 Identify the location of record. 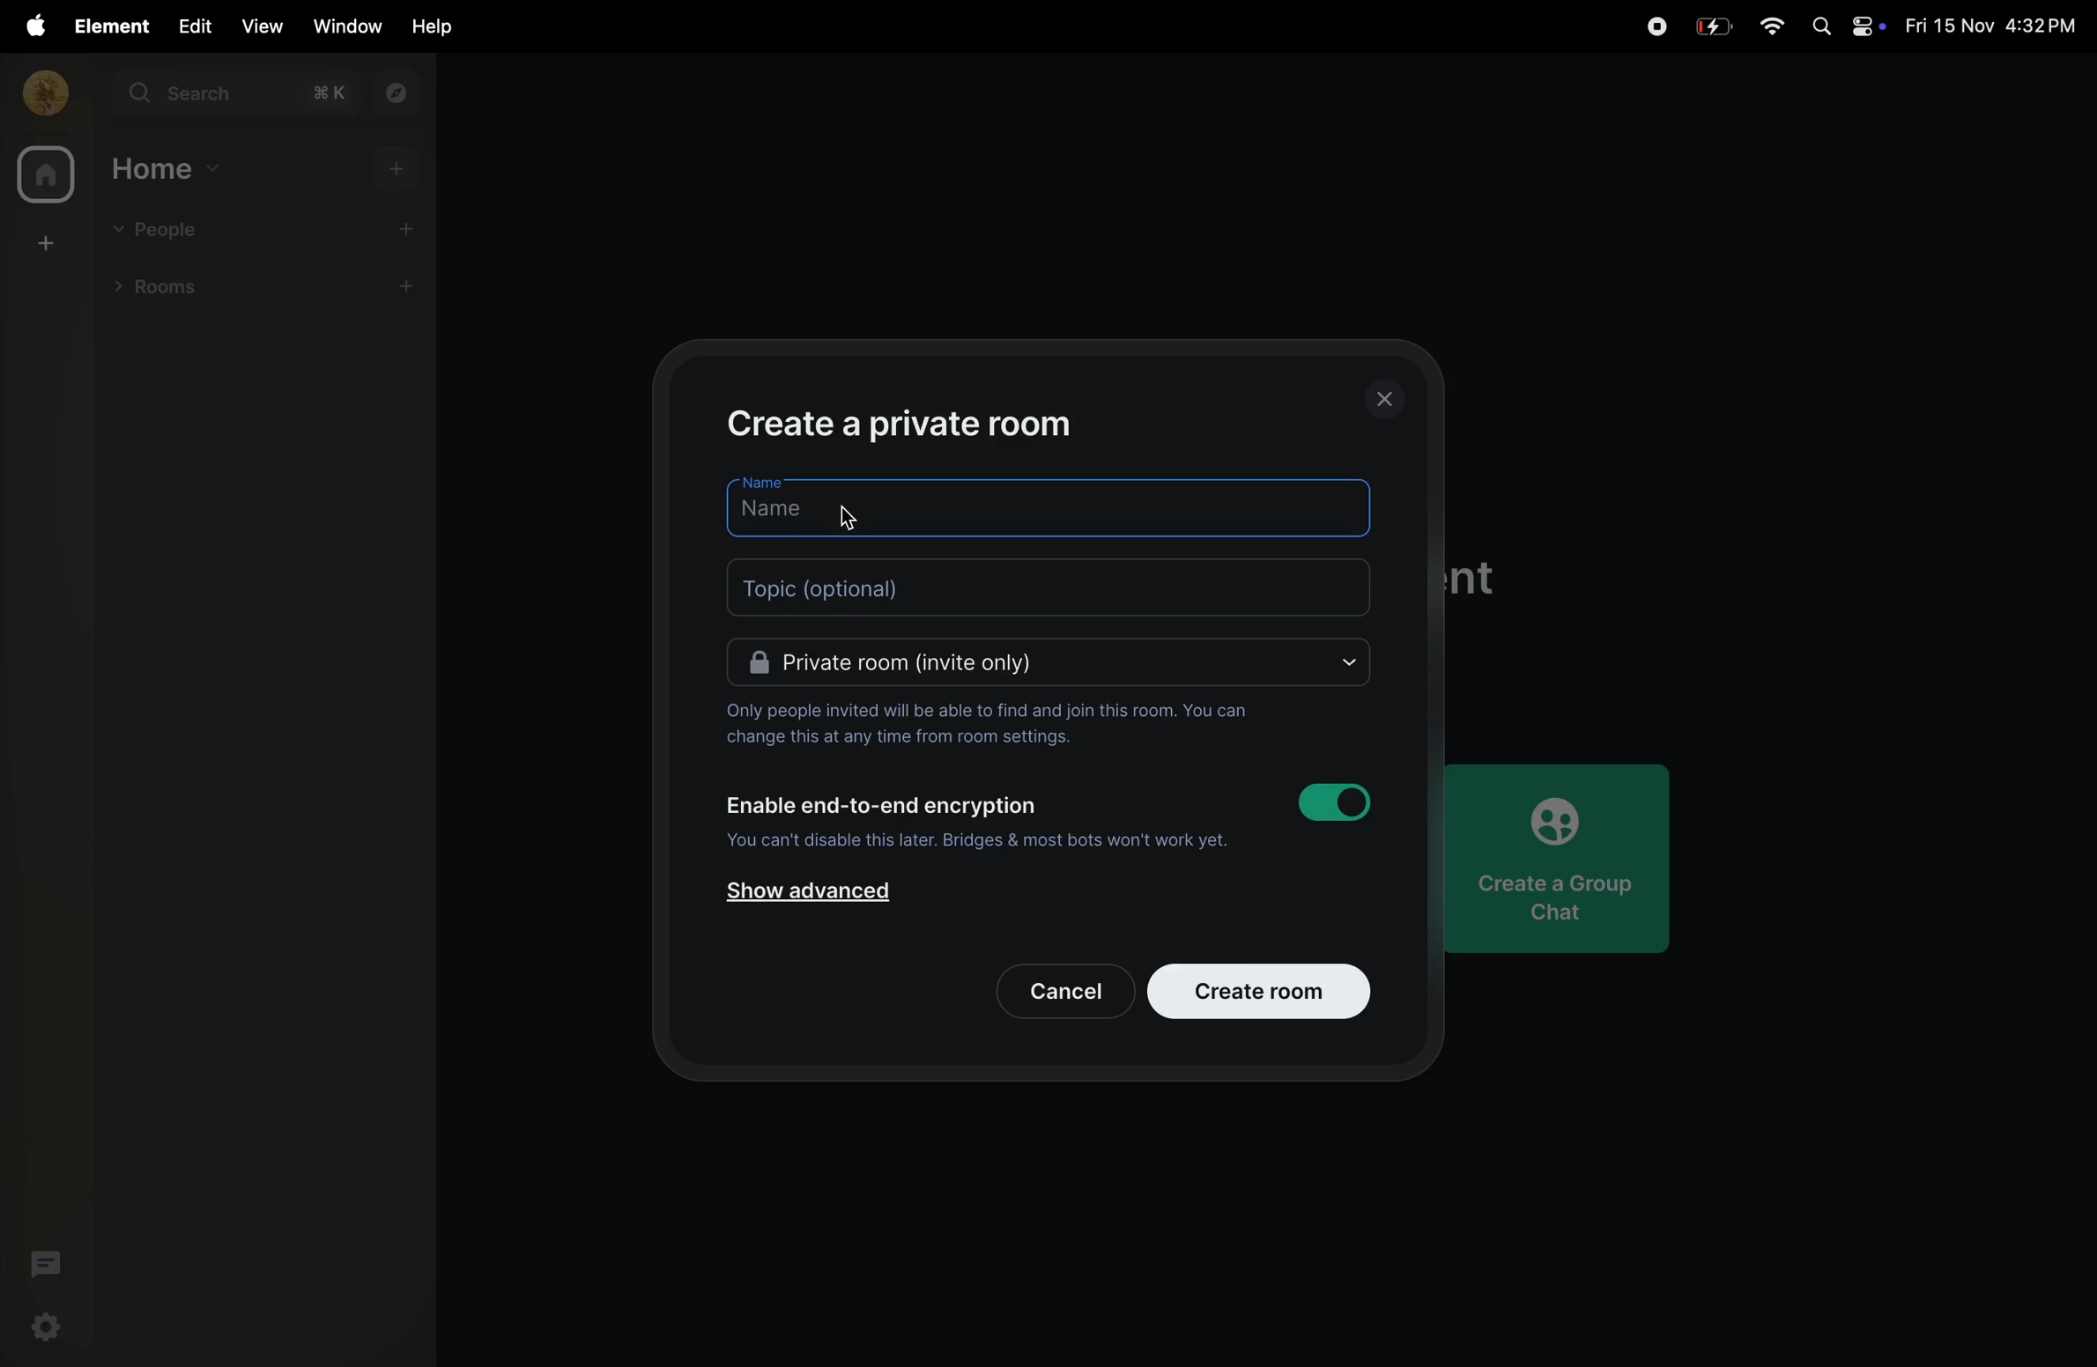
(1656, 24).